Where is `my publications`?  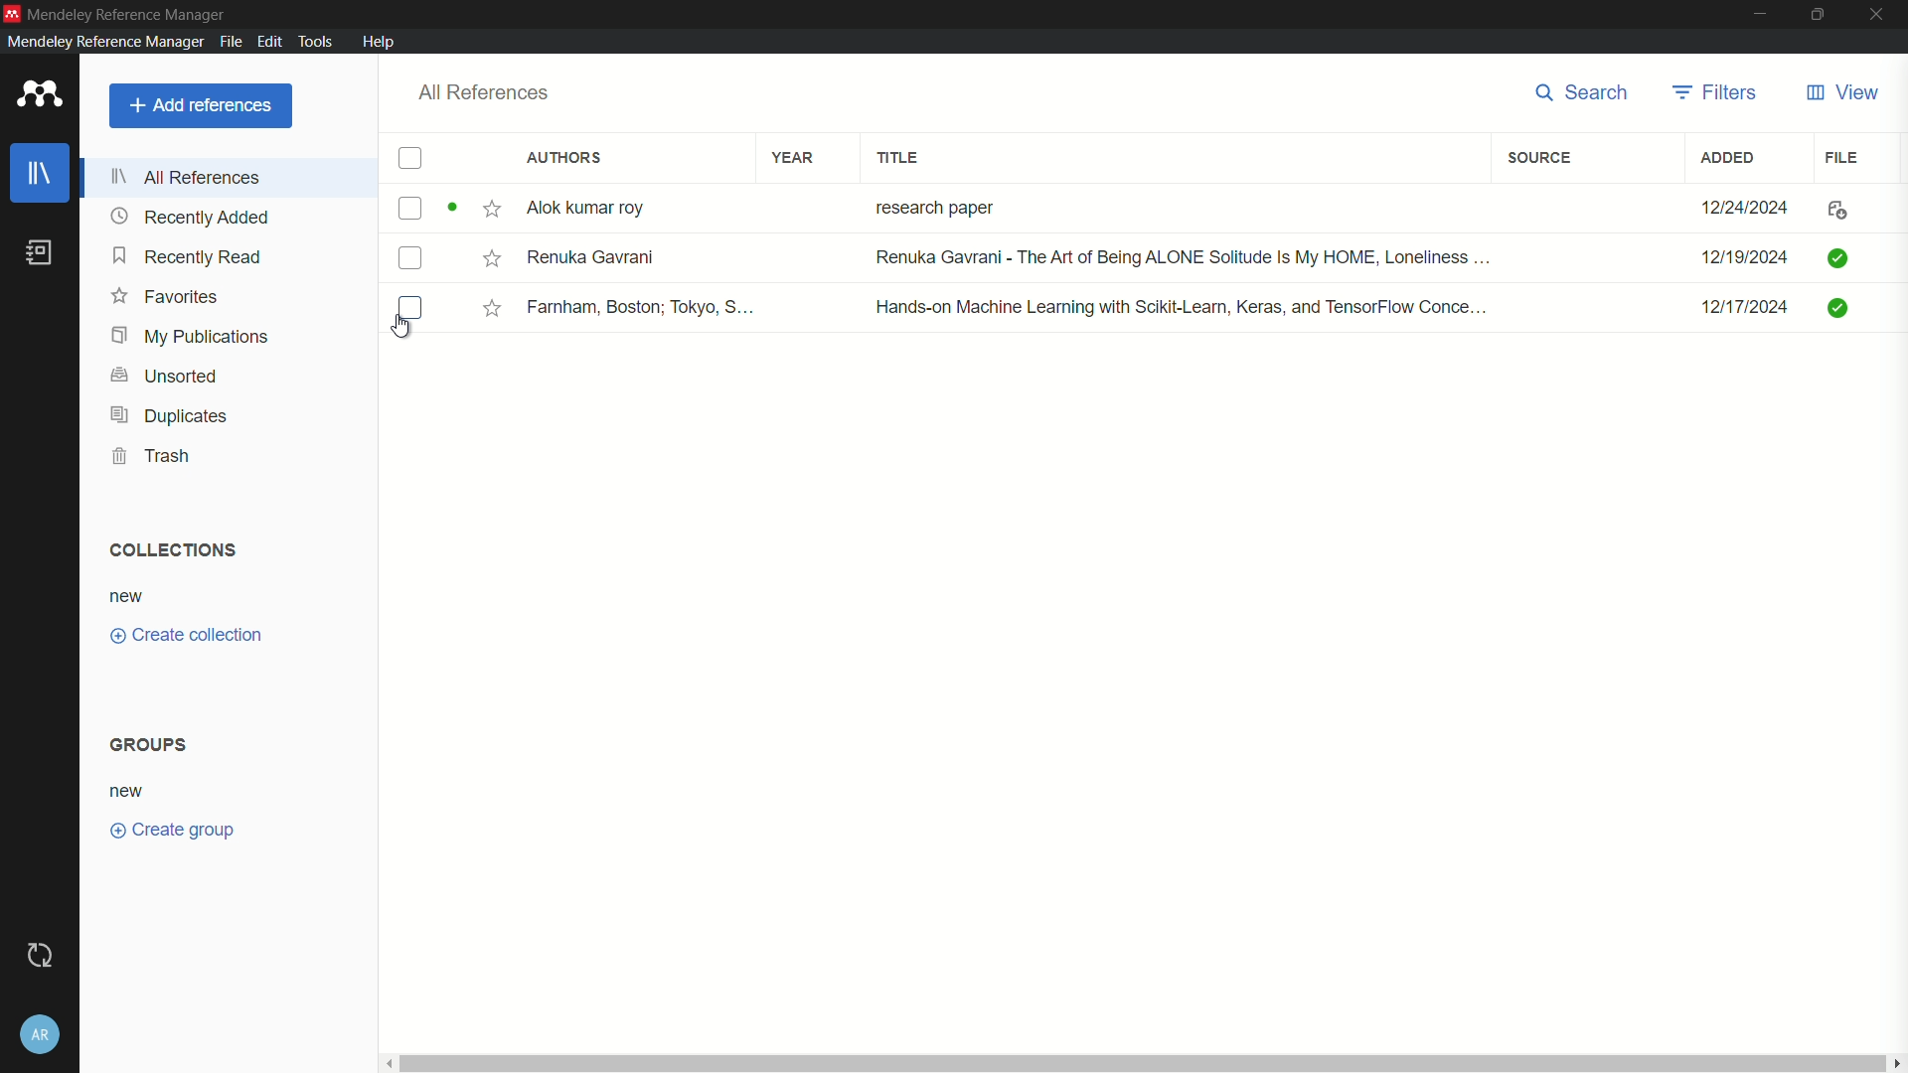
my publications is located at coordinates (189, 337).